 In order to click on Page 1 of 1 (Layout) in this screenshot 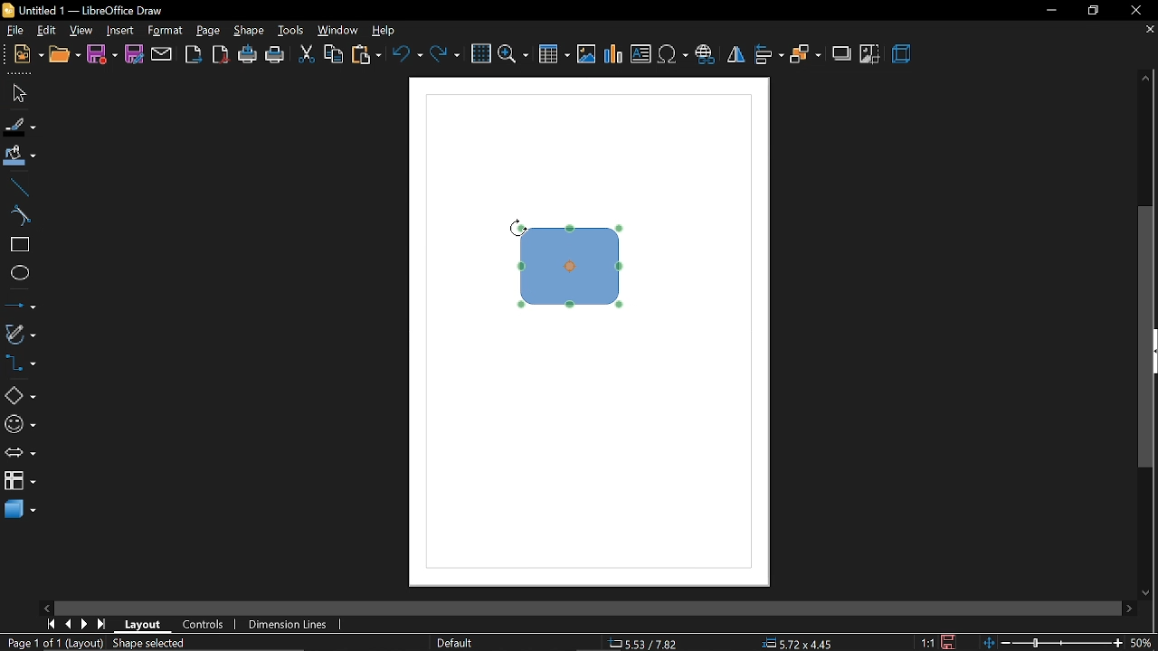, I will do `click(60, 644)`.